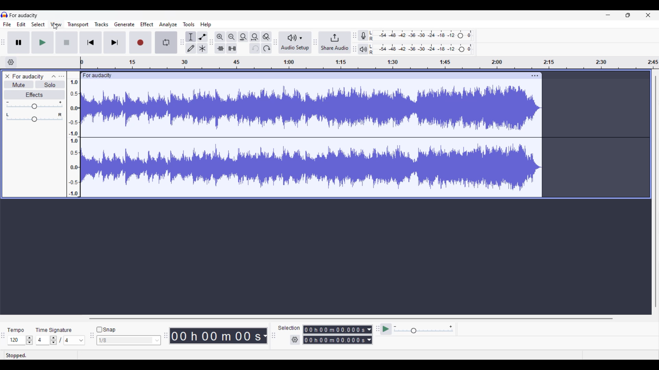  I want to click on Stop, so click(67, 42).